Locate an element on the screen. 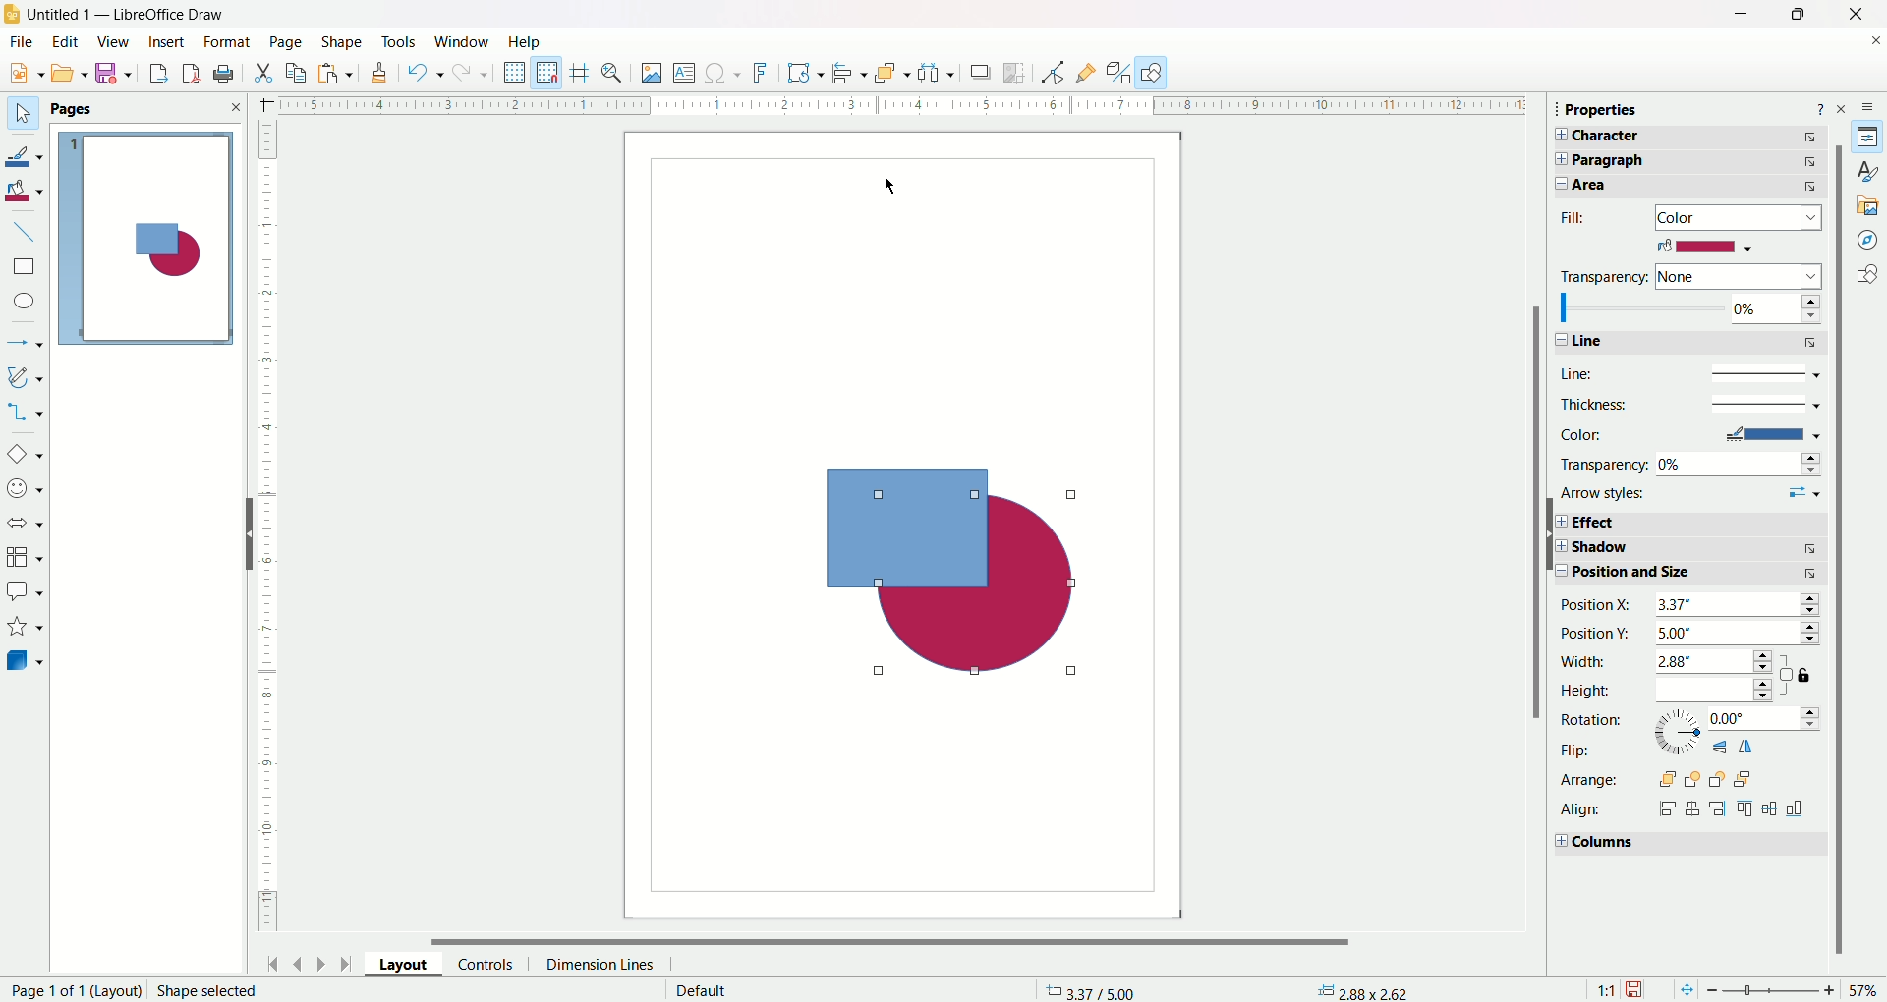 The image size is (1887, 1002). view is located at coordinates (114, 41).